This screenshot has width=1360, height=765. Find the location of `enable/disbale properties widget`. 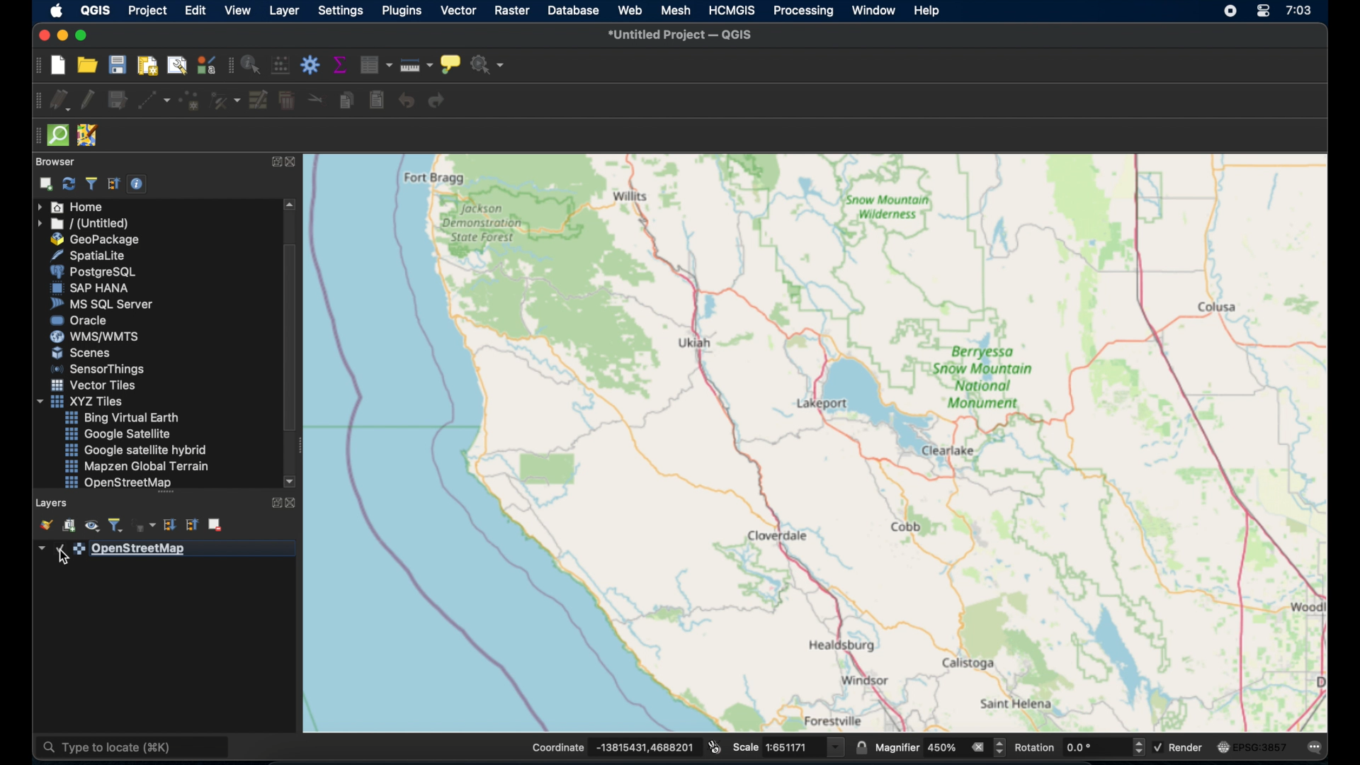

enable/disbale properties widget is located at coordinates (137, 186).